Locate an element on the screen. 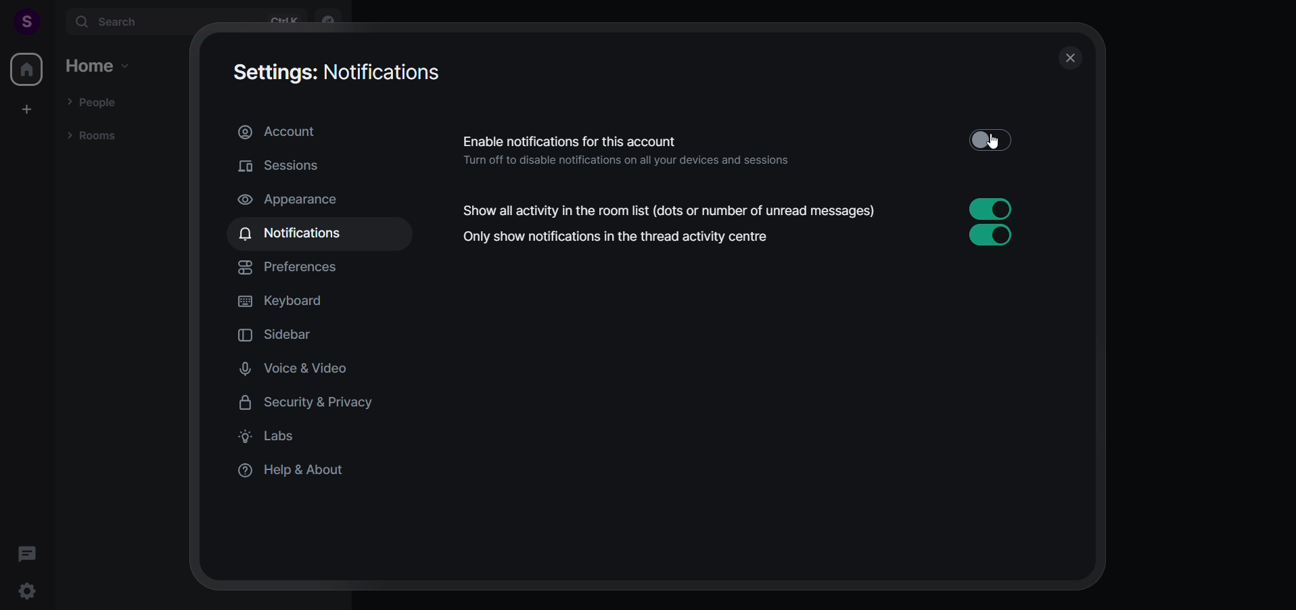 The image size is (1296, 610). home is located at coordinates (26, 69).